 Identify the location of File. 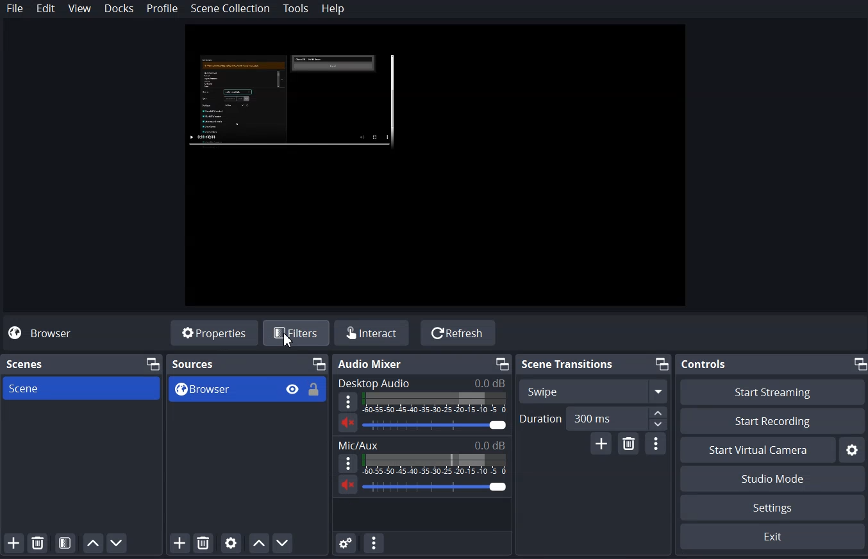
(15, 8).